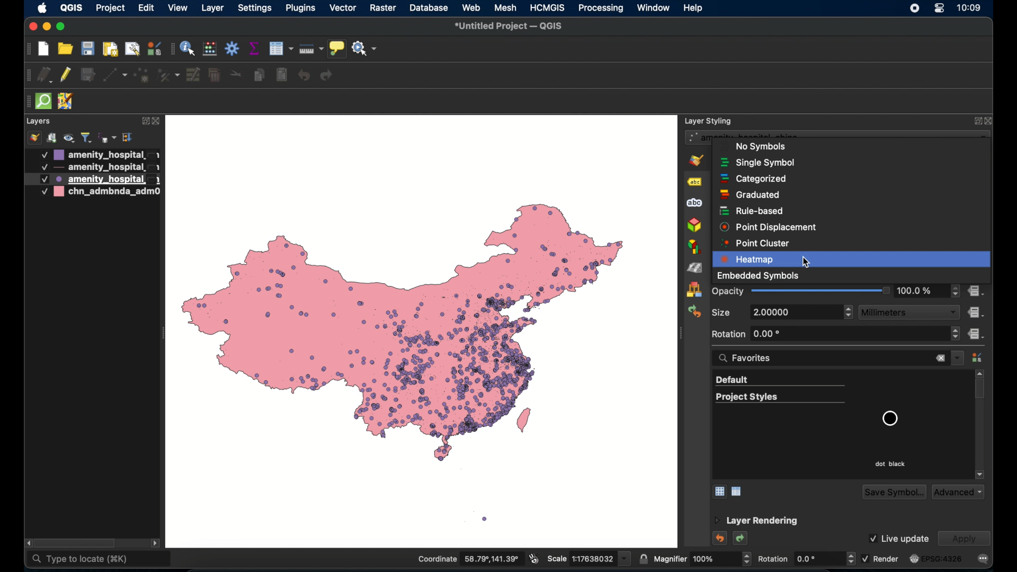 This screenshot has height=572, width=1017. What do you see at coordinates (188, 48) in the screenshot?
I see `identify feature` at bounding box center [188, 48].